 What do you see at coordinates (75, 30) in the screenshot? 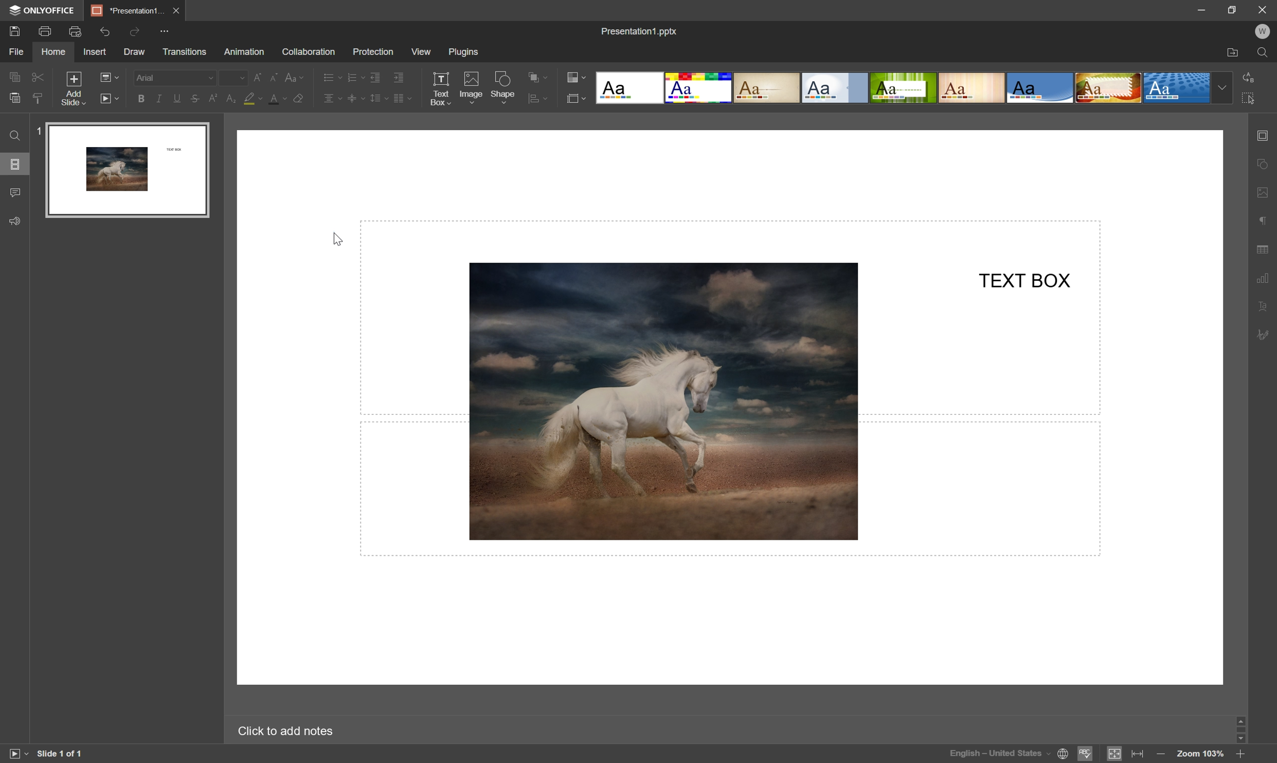
I see `print preview` at bounding box center [75, 30].